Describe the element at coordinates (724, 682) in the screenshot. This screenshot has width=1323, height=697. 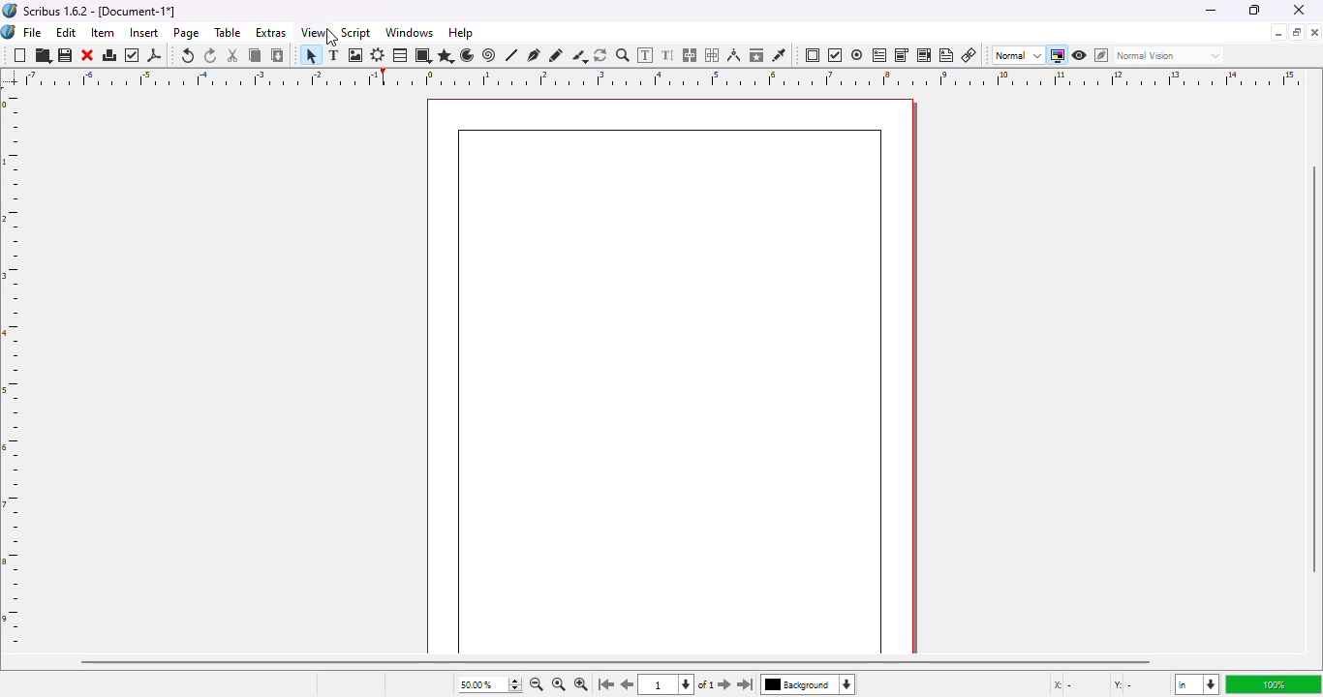
I see `go to the next page` at that location.